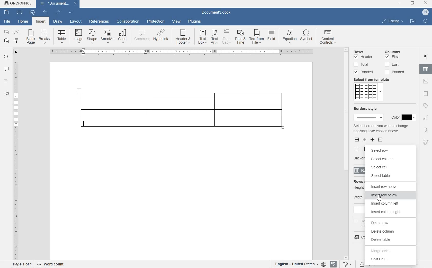  Describe the element at coordinates (388, 204) in the screenshot. I see `insert column left` at that location.